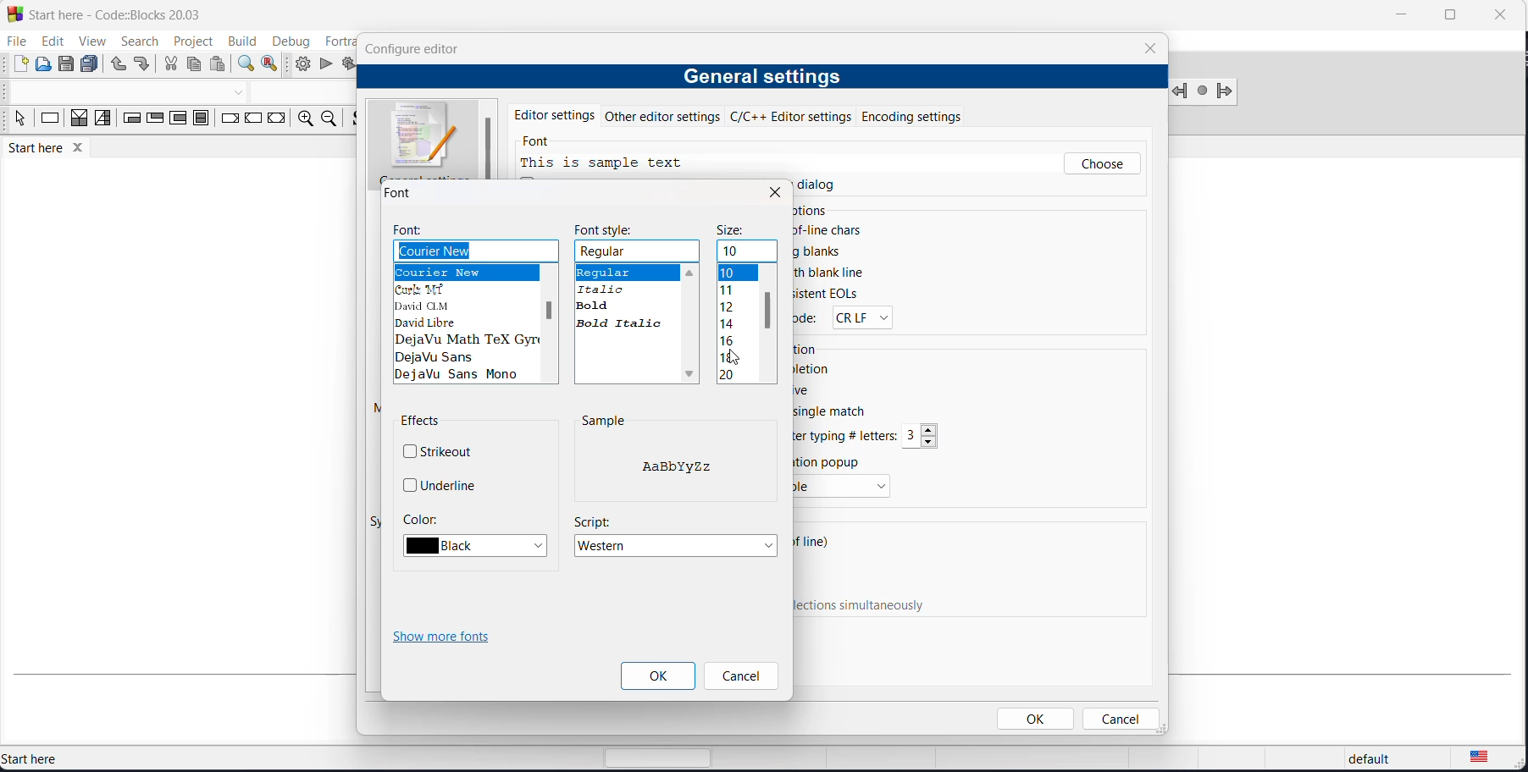  Describe the element at coordinates (102, 121) in the screenshot. I see `selection` at that location.